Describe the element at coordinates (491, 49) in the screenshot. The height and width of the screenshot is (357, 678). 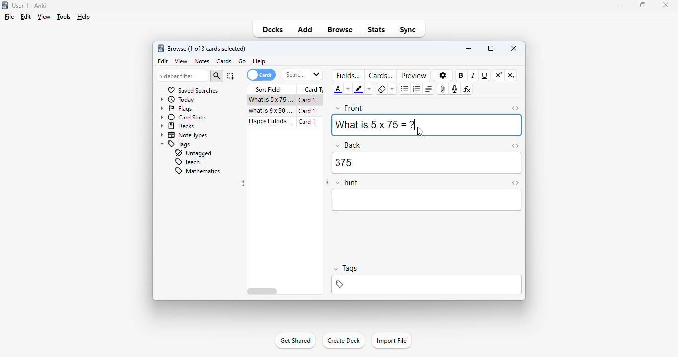
I see `maximize` at that location.